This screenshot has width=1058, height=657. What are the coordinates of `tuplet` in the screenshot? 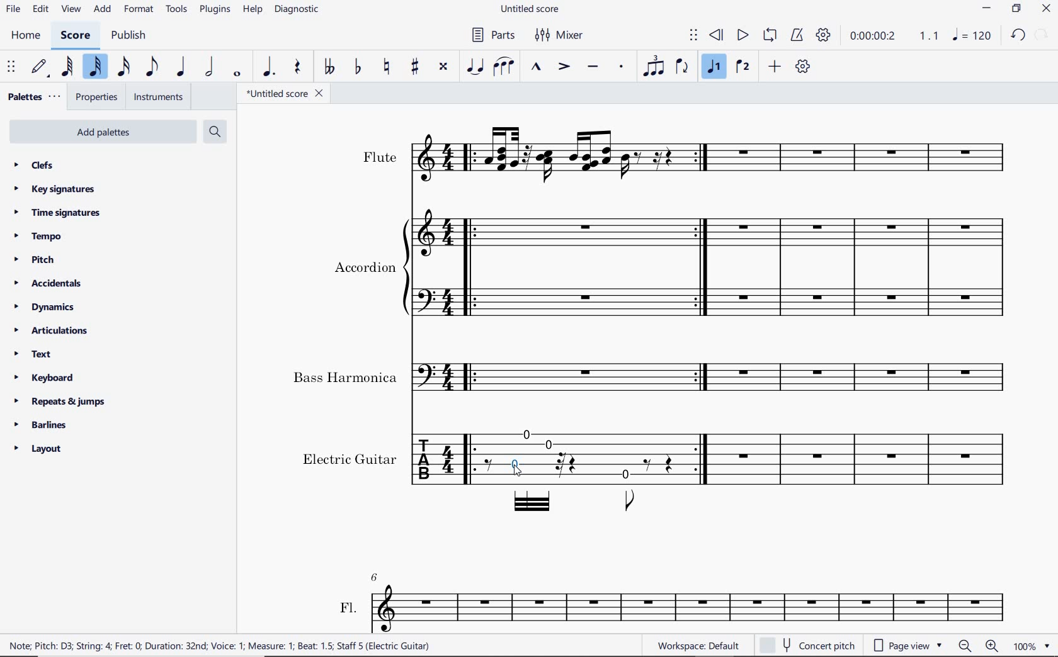 It's located at (651, 67).